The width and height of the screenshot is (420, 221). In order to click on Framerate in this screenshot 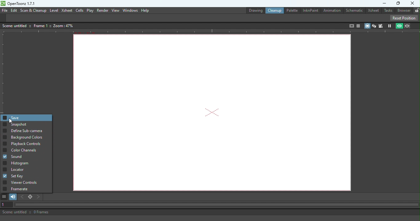, I will do `click(27, 189)`.